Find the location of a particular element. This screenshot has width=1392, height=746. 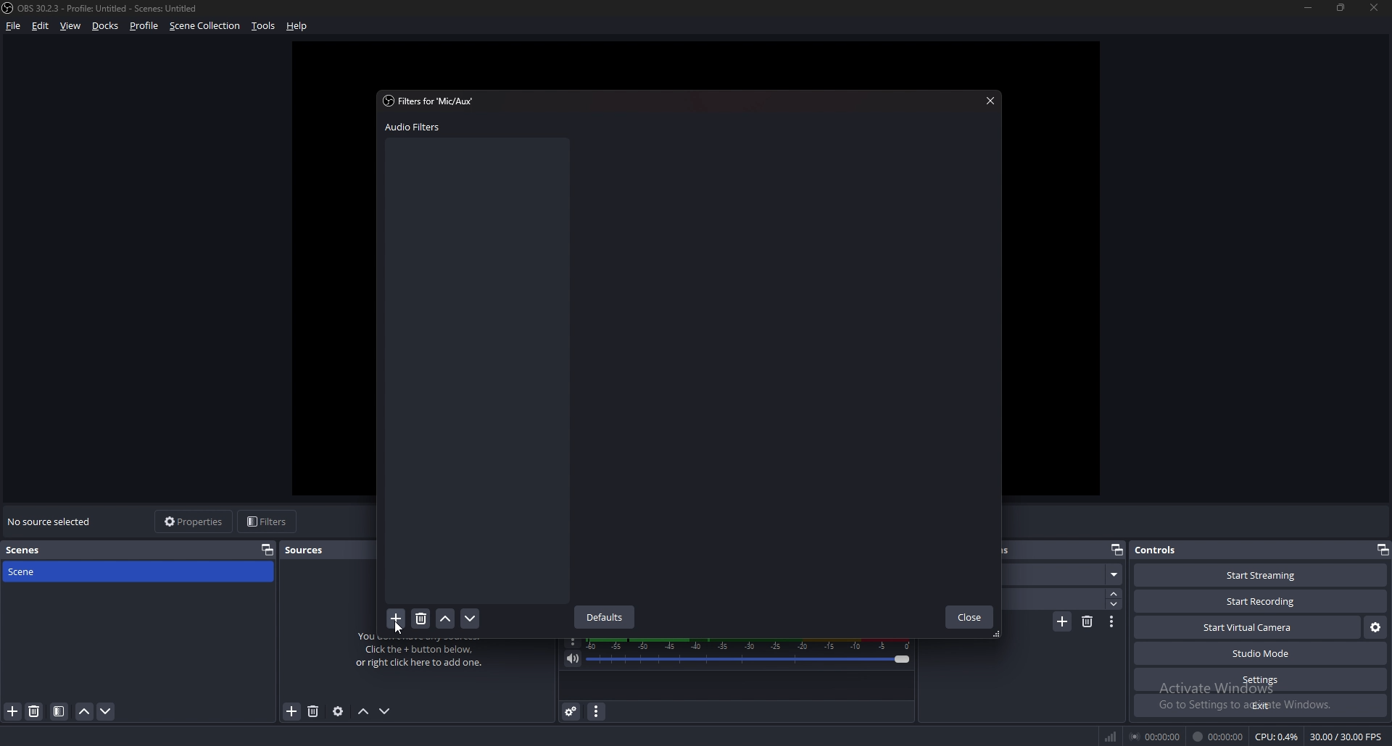

CPU: 0.3% is located at coordinates (1278, 737).